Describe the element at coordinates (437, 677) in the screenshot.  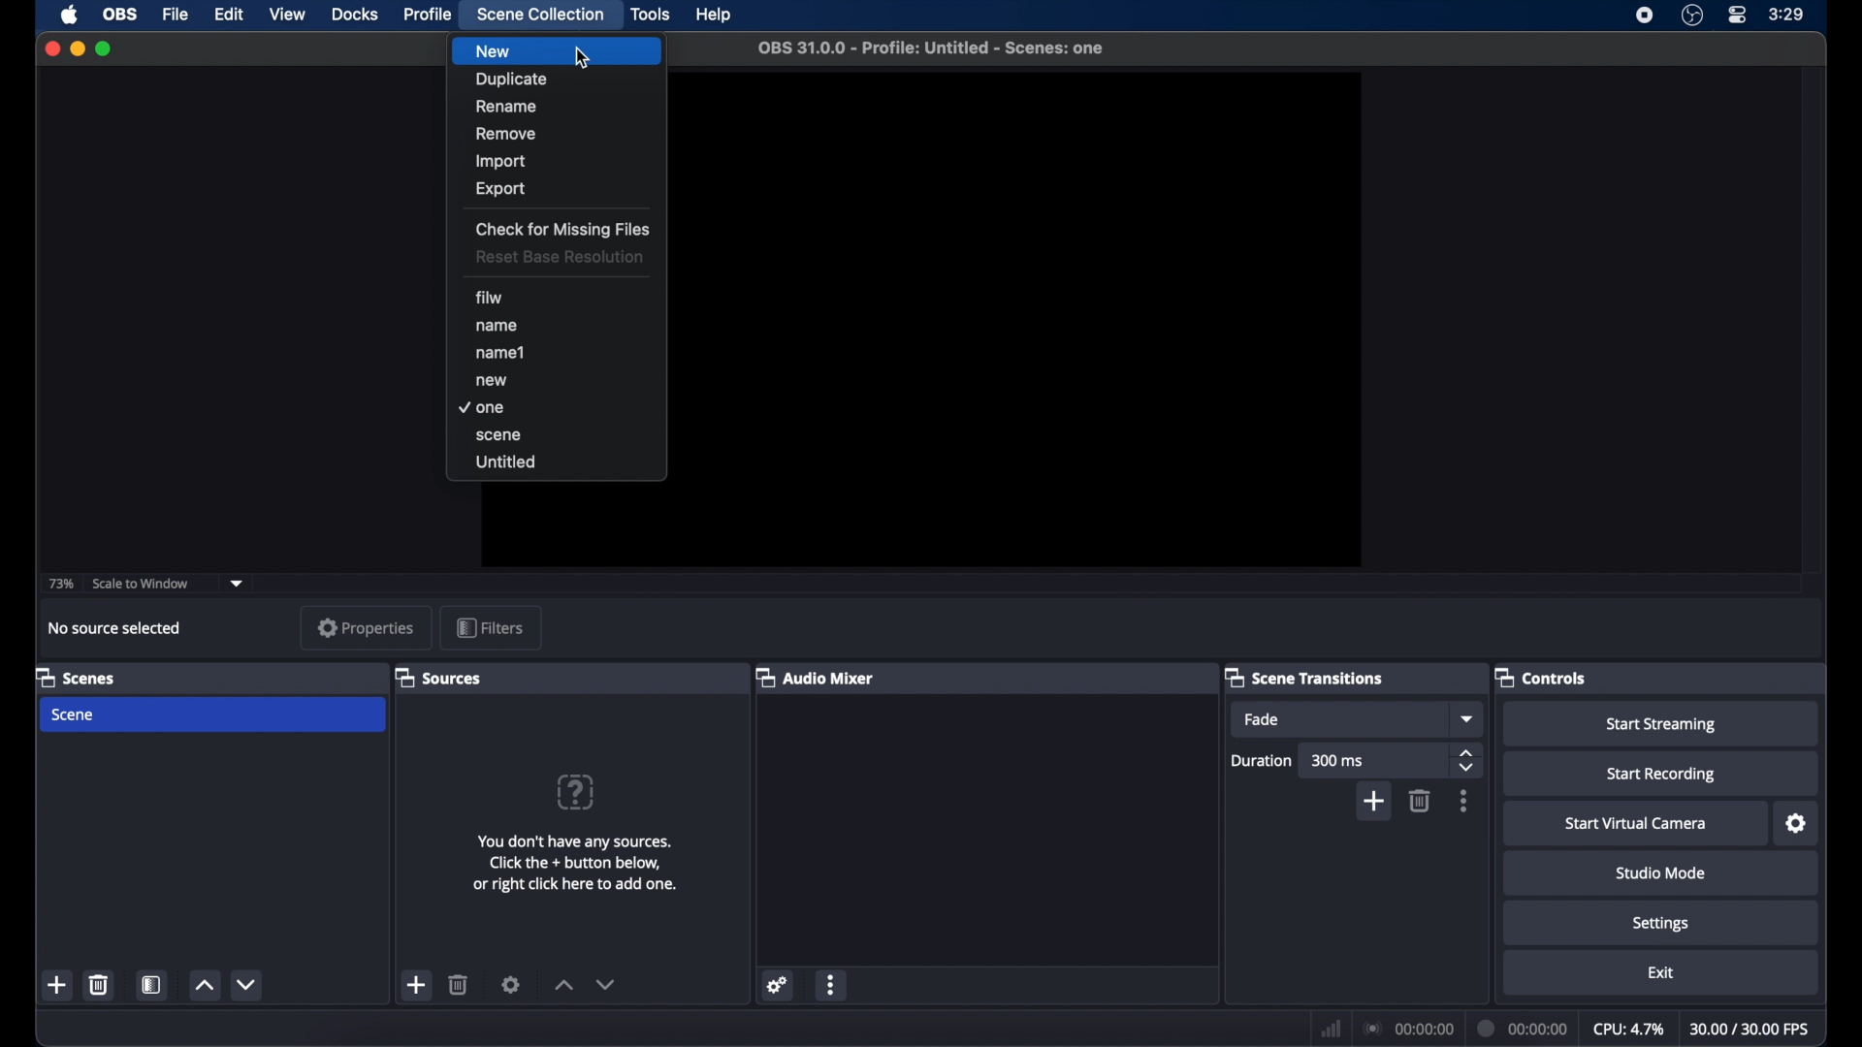
I see `sources` at that location.